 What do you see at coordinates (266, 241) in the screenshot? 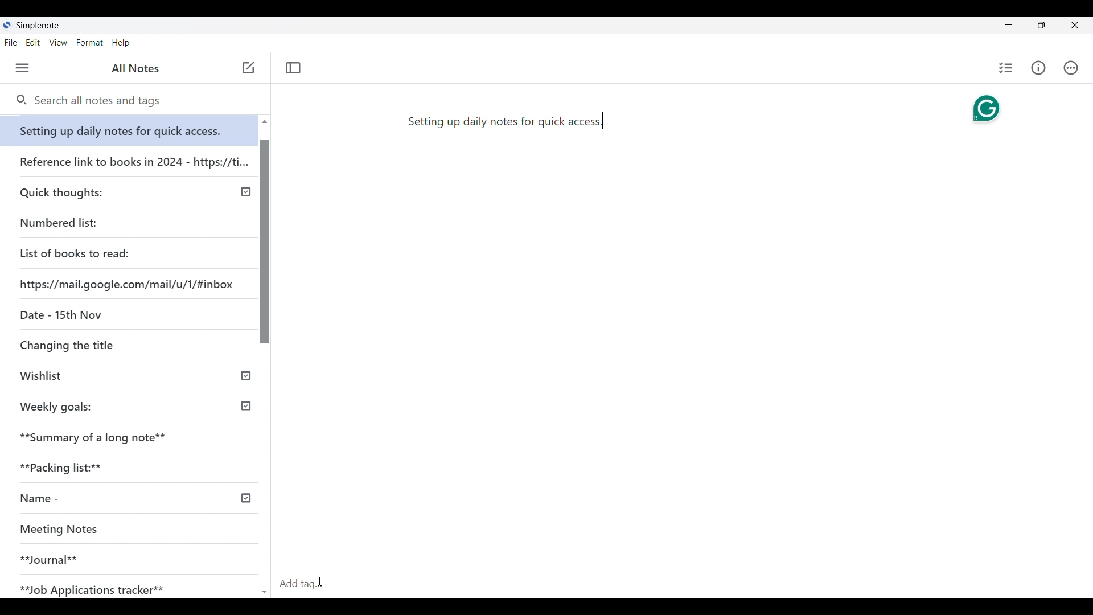
I see `Vertical slide bar` at bounding box center [266, 241].